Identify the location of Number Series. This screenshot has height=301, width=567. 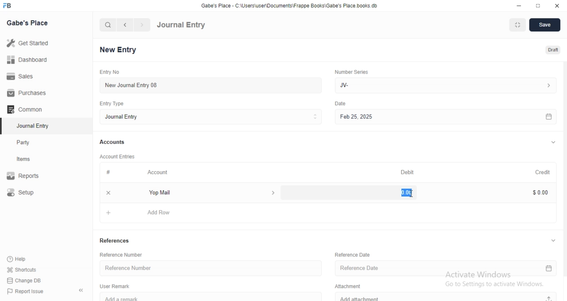
(351, 73).